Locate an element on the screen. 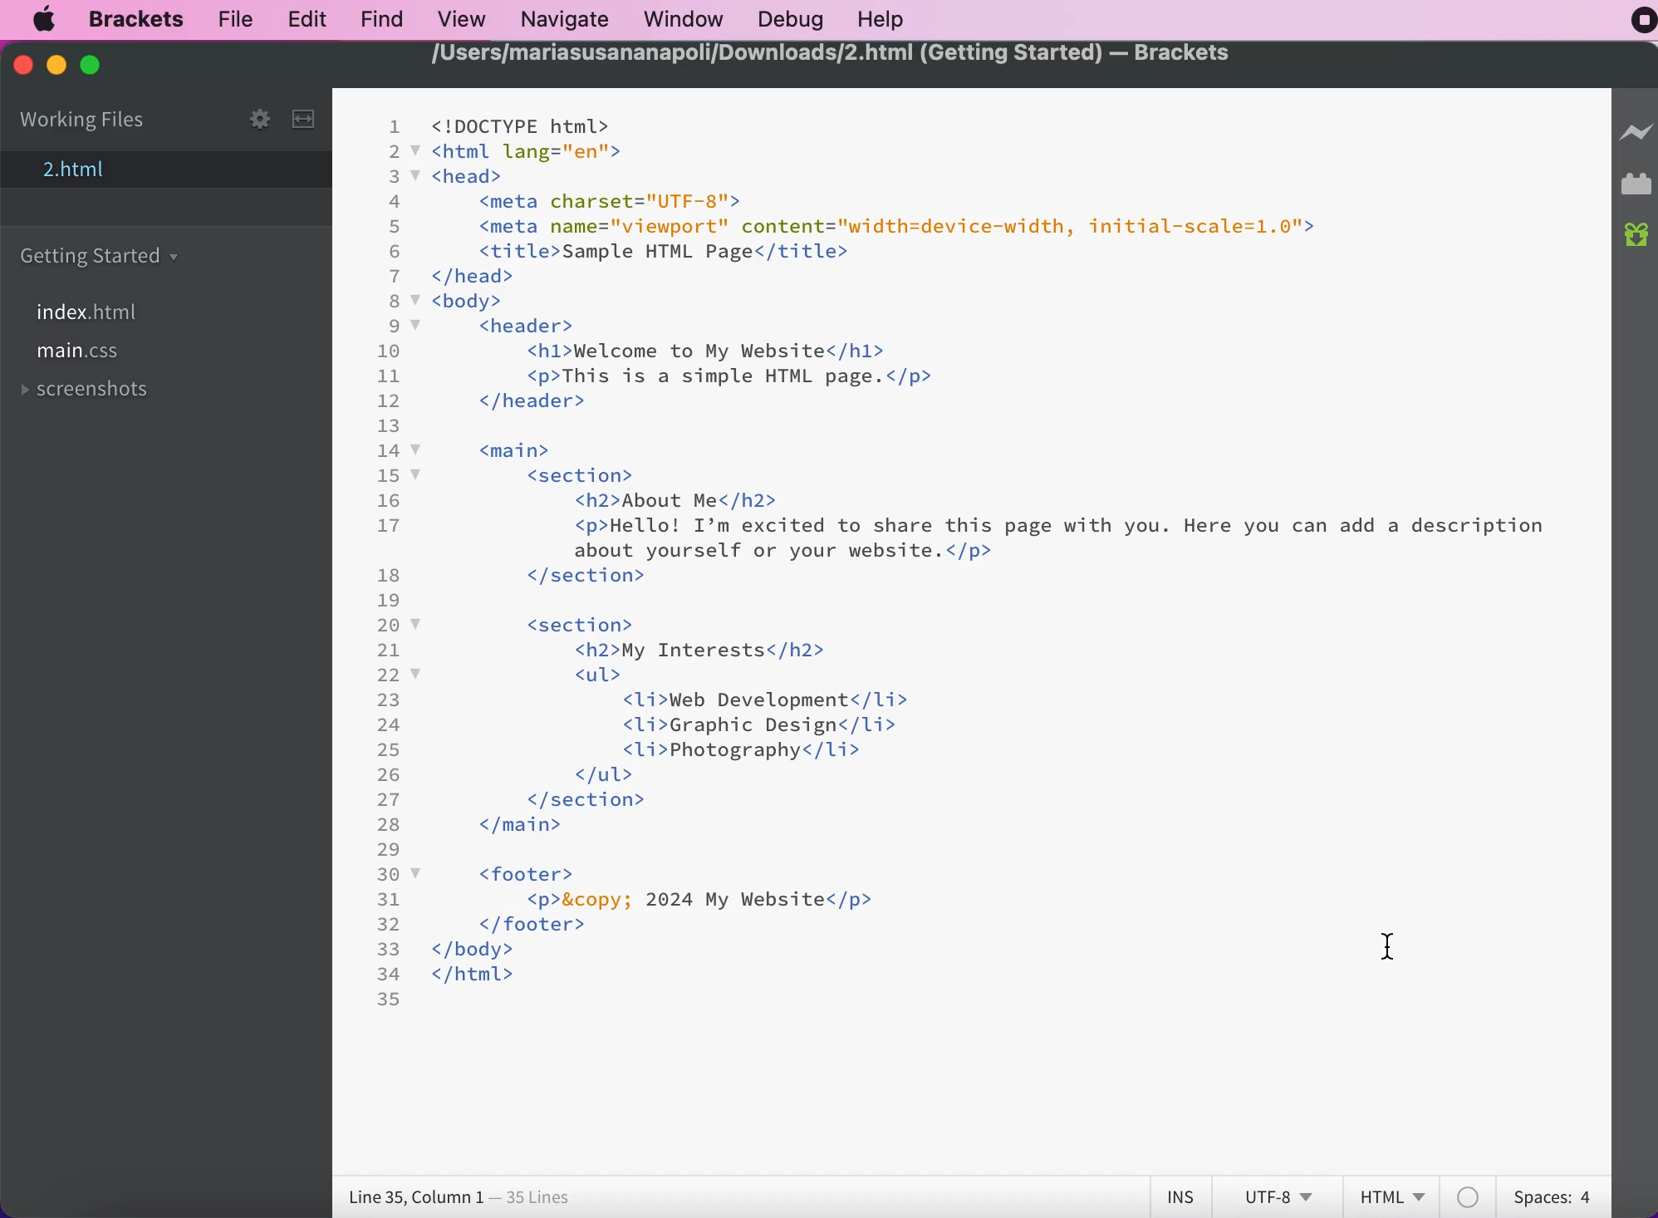 The height and width of the screenshot is (1218, 1658). 12 is located at coordinates (390, 401).